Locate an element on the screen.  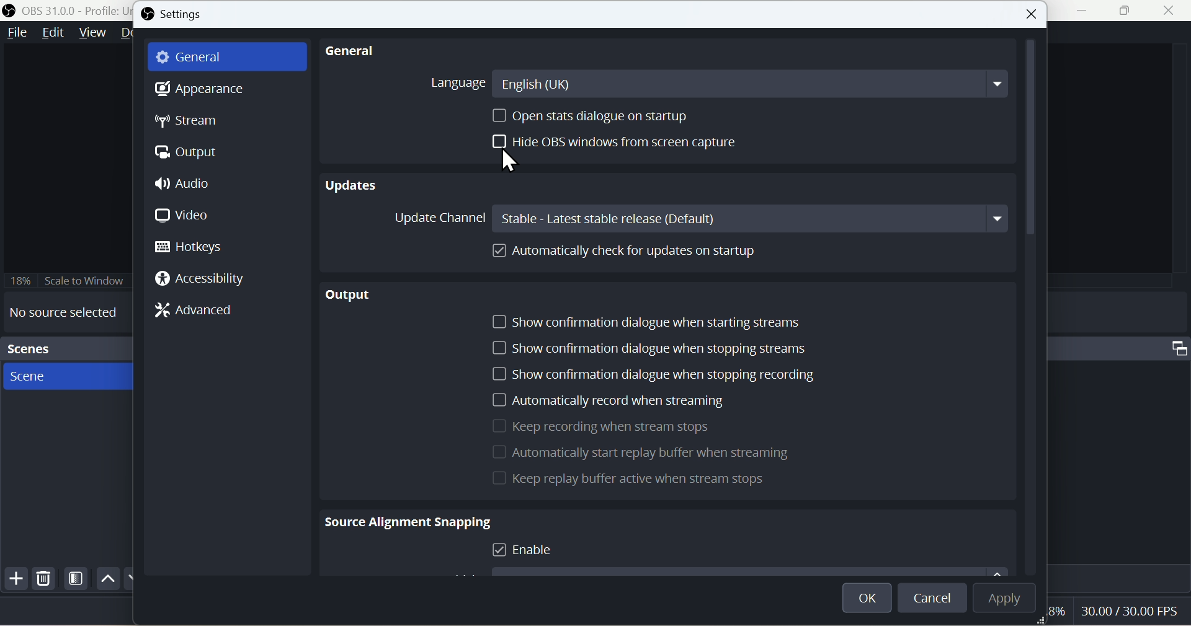
Stable: Latest stable release(Default) is located at coordinates (754, 218).